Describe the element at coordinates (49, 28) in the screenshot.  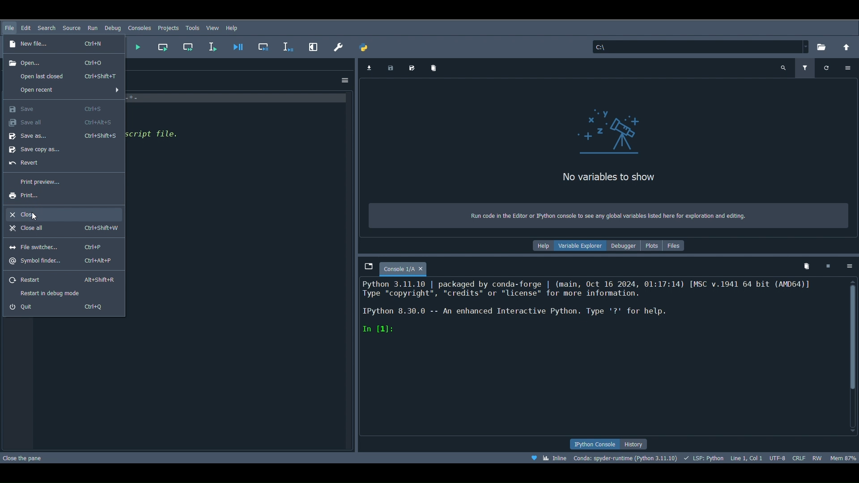
I see `Search` at that location.